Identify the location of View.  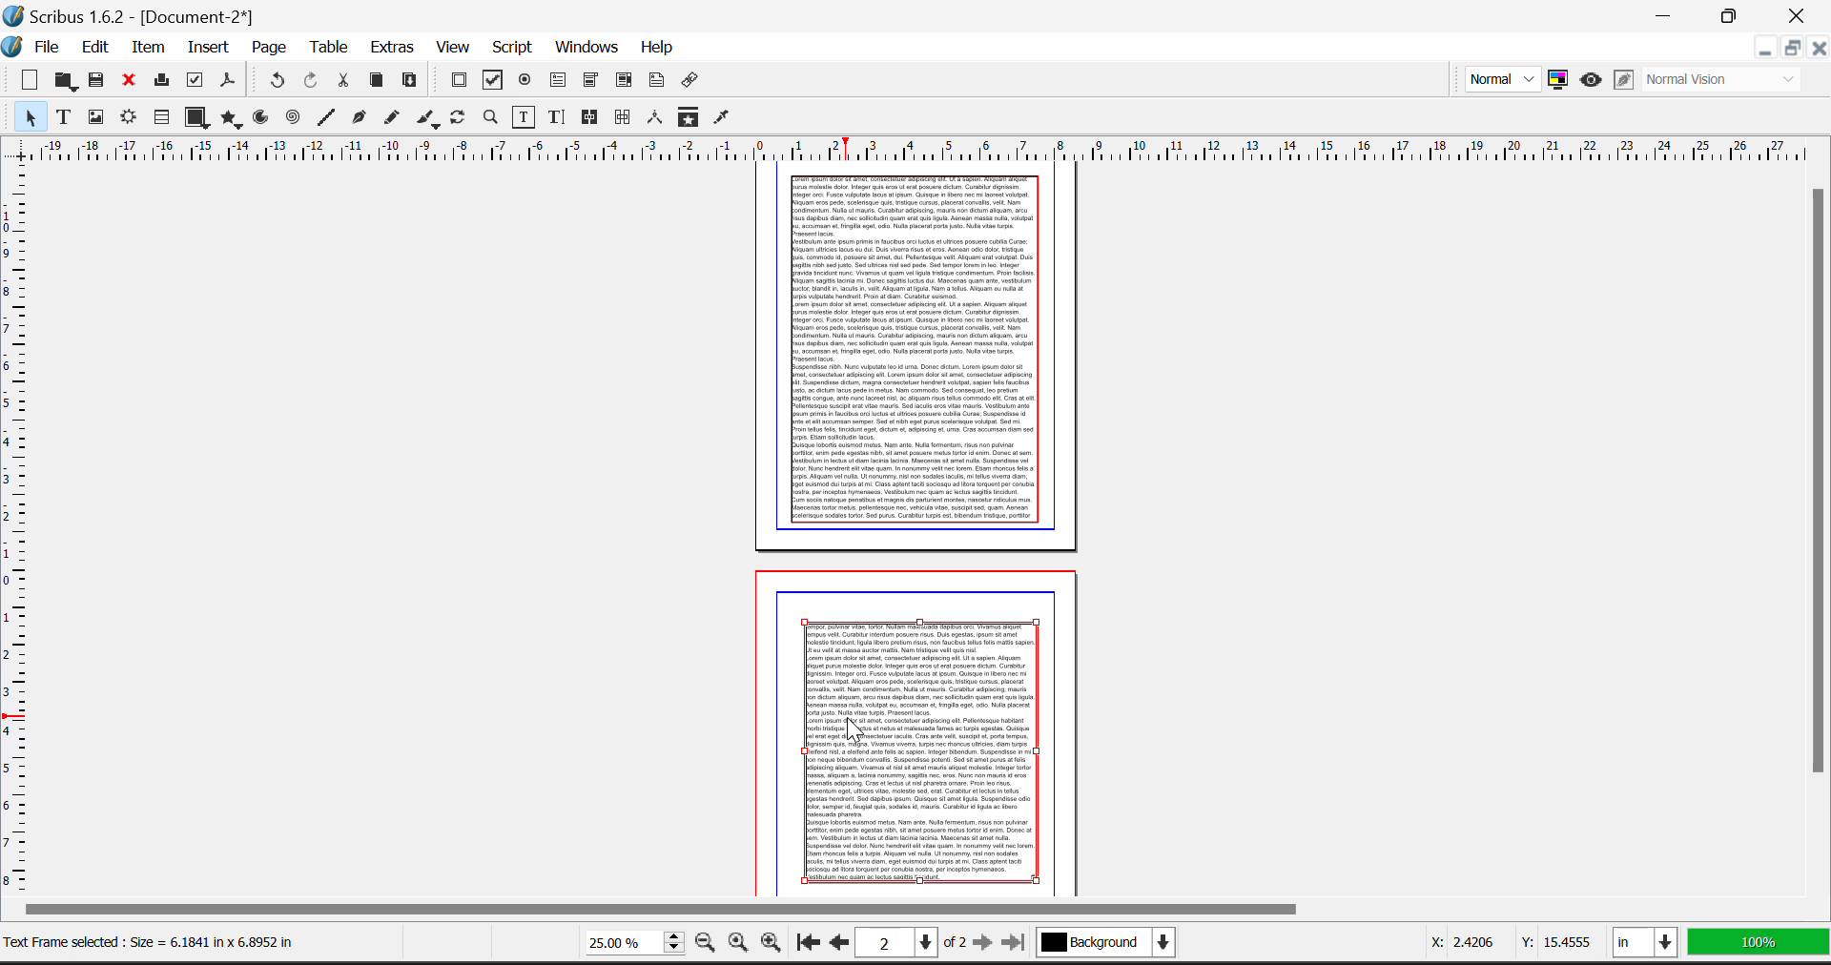
(453, 49).